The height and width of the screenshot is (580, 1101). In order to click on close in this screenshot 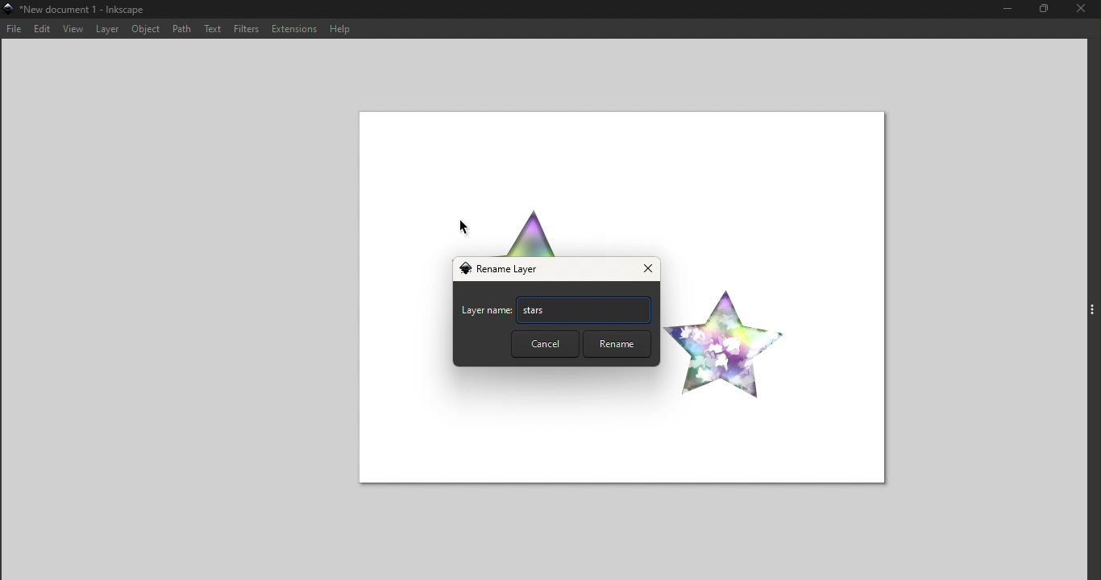, I will do `click(1084, 10)`.